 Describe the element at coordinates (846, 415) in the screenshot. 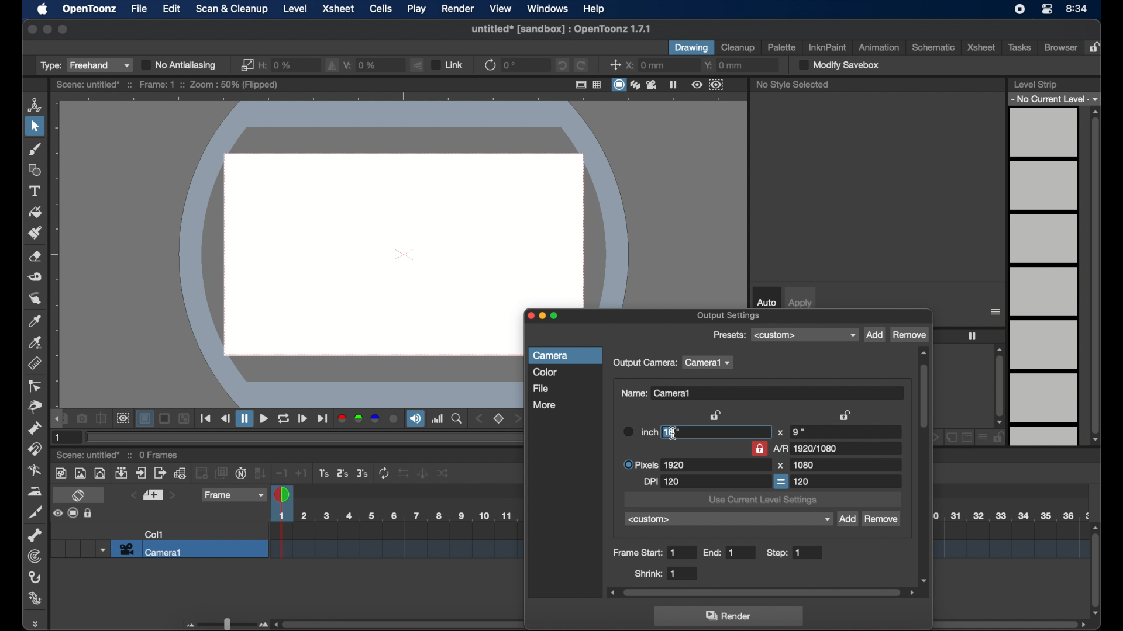

I see `` at that location.